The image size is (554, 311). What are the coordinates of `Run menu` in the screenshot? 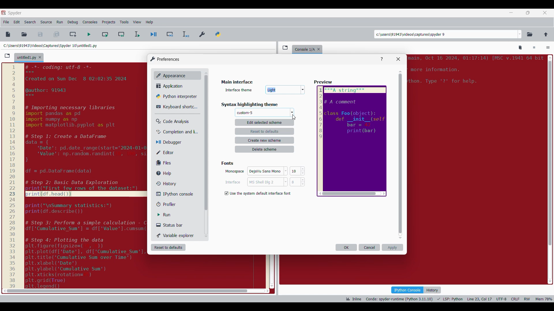 It's located at (60, 22).